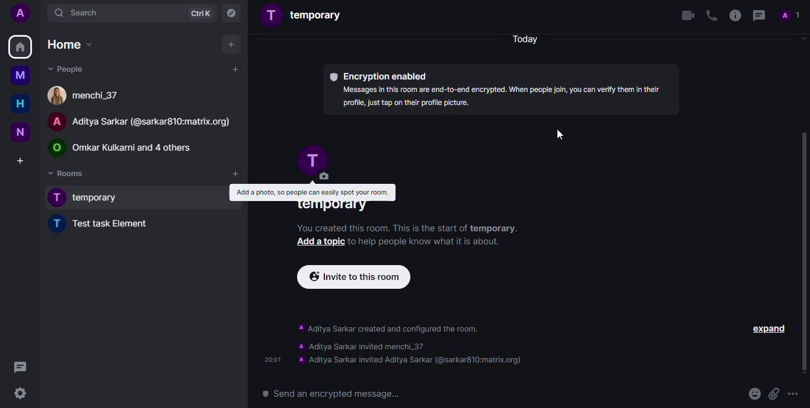  I want to click on invite to this rookm, so click(361, 279).